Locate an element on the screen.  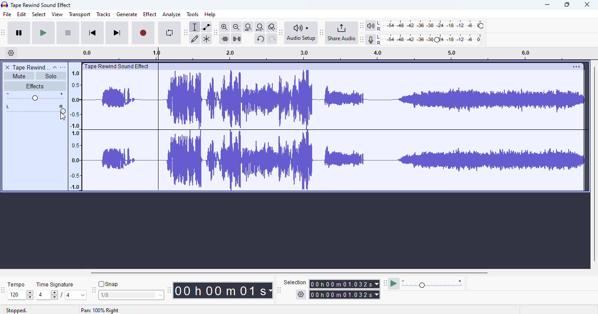
effects is located at coordinates (35, 86).